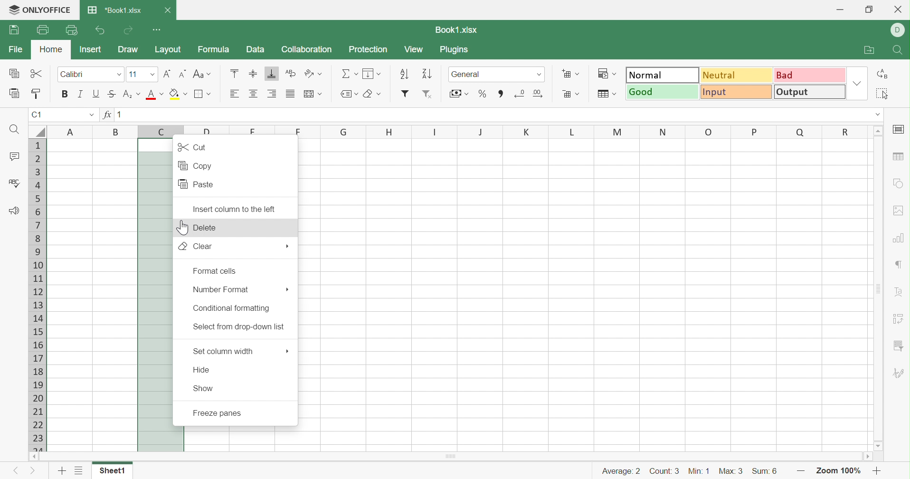  Describe the element at coordinates (461, 28) in the screenshot. I see `Book1.xlsx` at that location.